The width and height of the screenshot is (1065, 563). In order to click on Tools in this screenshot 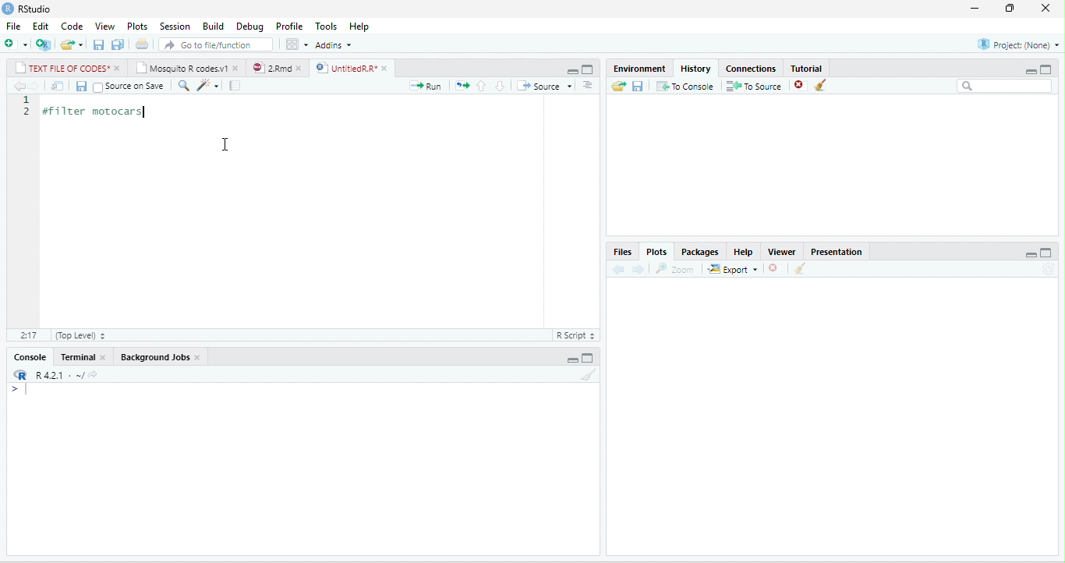, I will do `click(326, 27)`.